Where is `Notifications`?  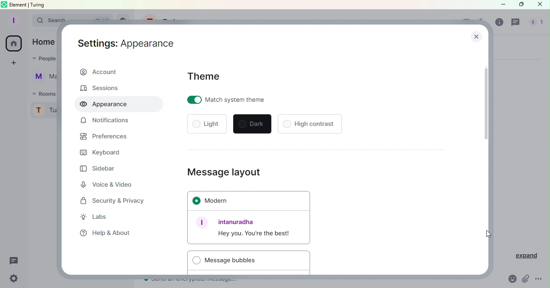
Notifications is located at coordinates (103, 121).